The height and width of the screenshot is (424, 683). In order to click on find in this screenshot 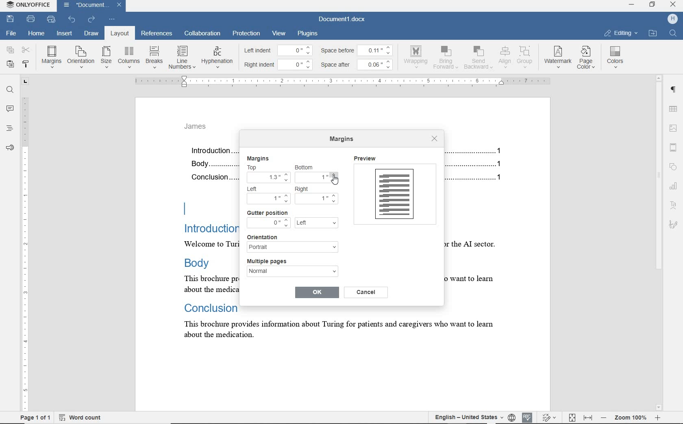, I will do `click(10, 91)`.